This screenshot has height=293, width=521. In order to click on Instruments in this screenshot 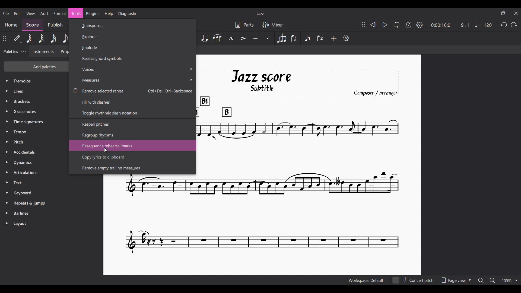, I will do `click(43, 51)`.